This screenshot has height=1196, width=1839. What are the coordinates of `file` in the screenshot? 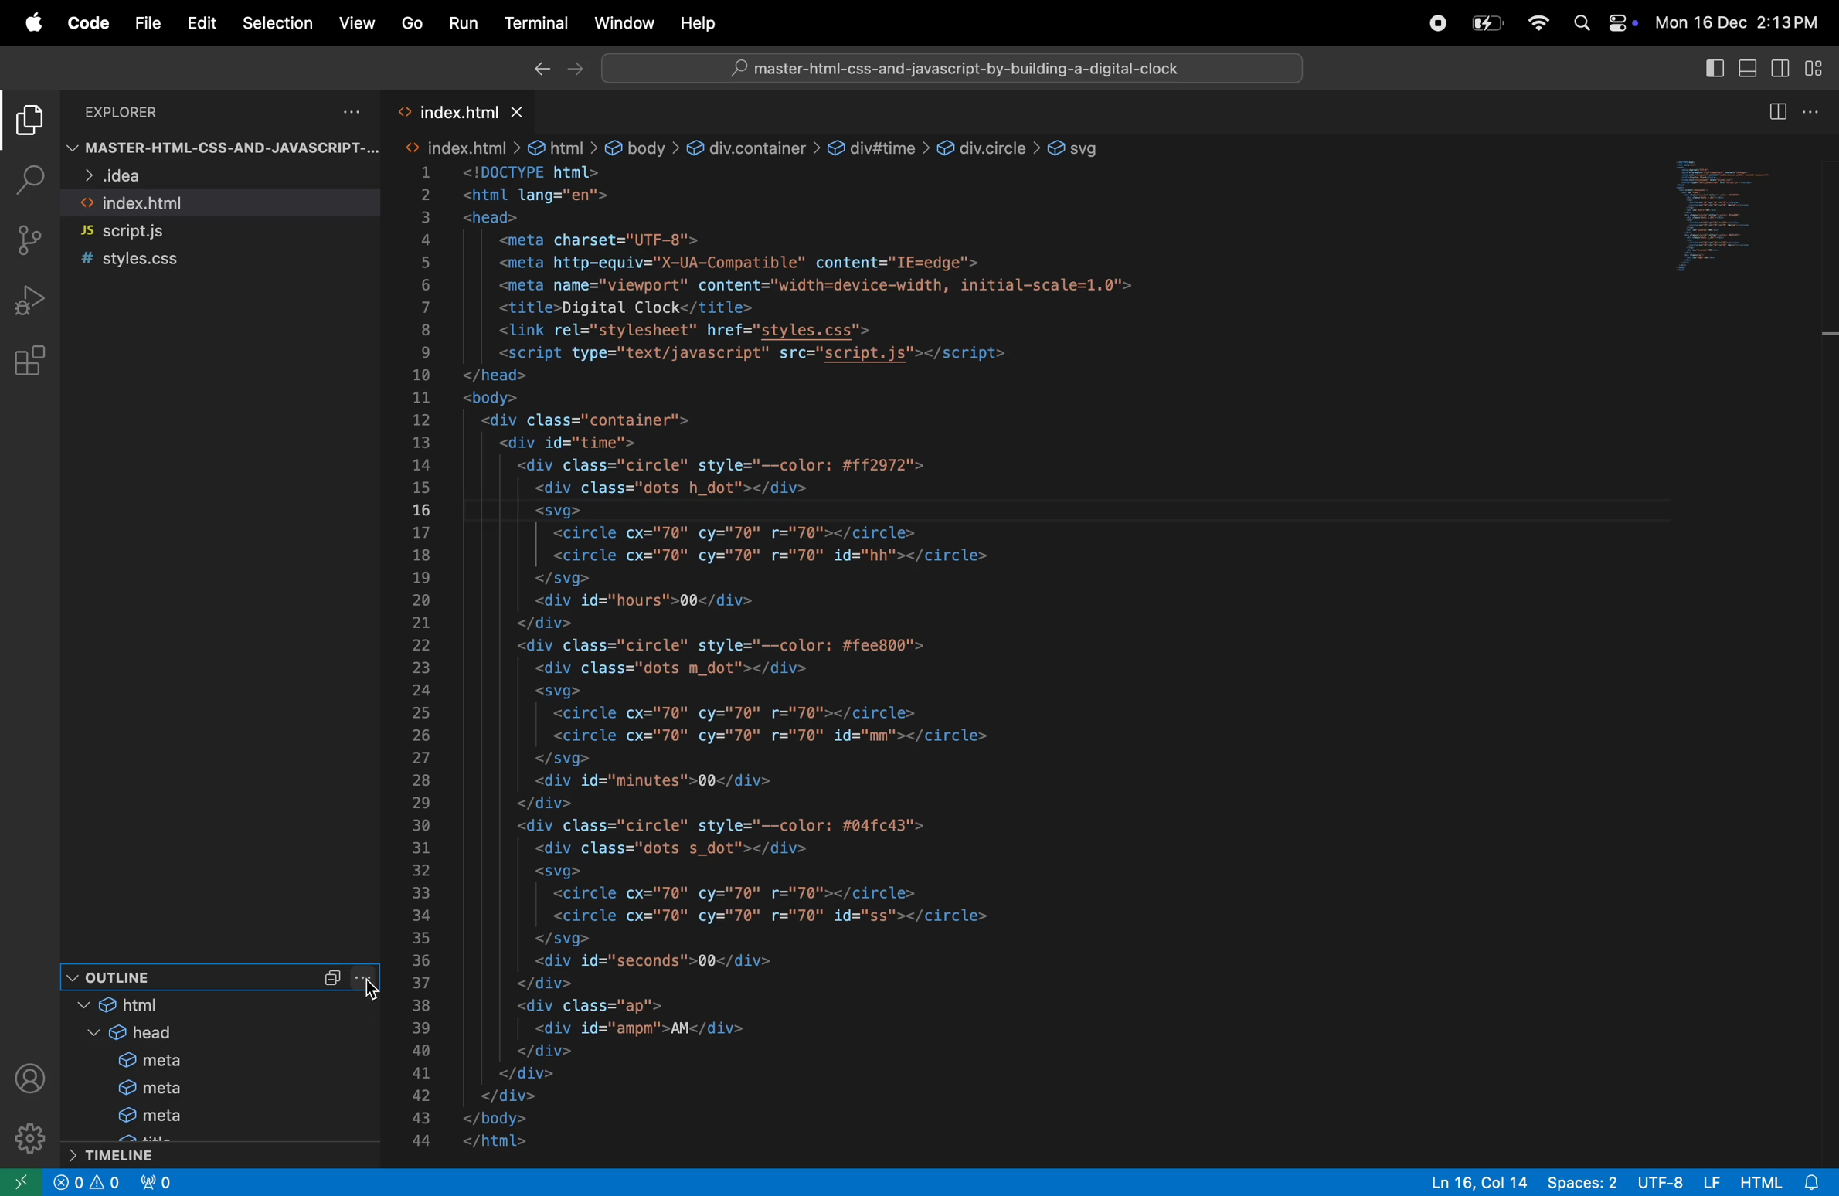 It's located at (146, 25).